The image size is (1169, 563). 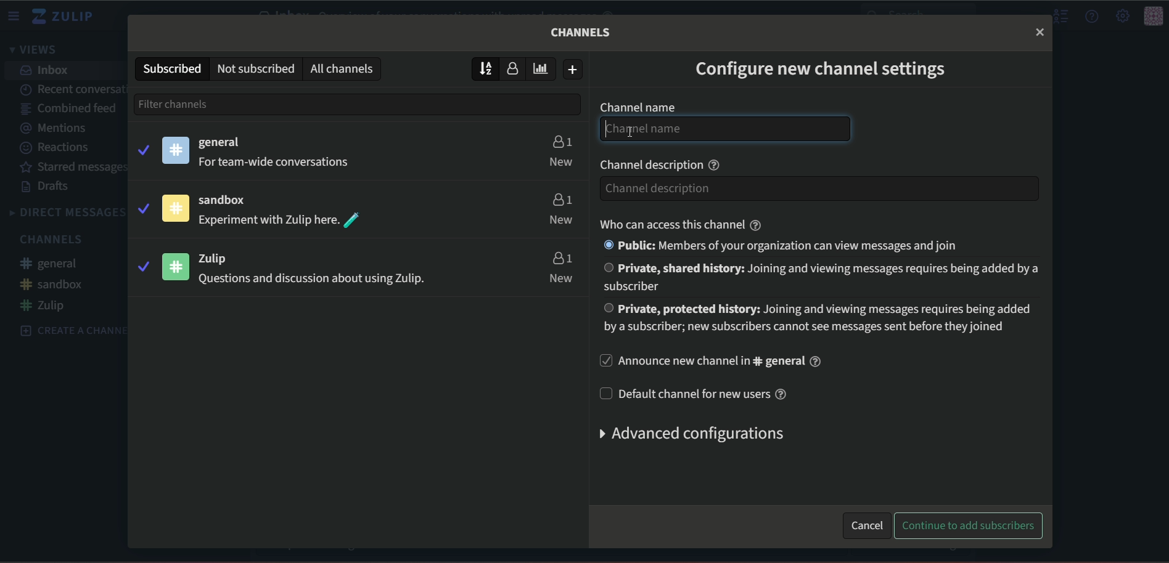 I want to click on text Cursor, so click(x=626, y=130).